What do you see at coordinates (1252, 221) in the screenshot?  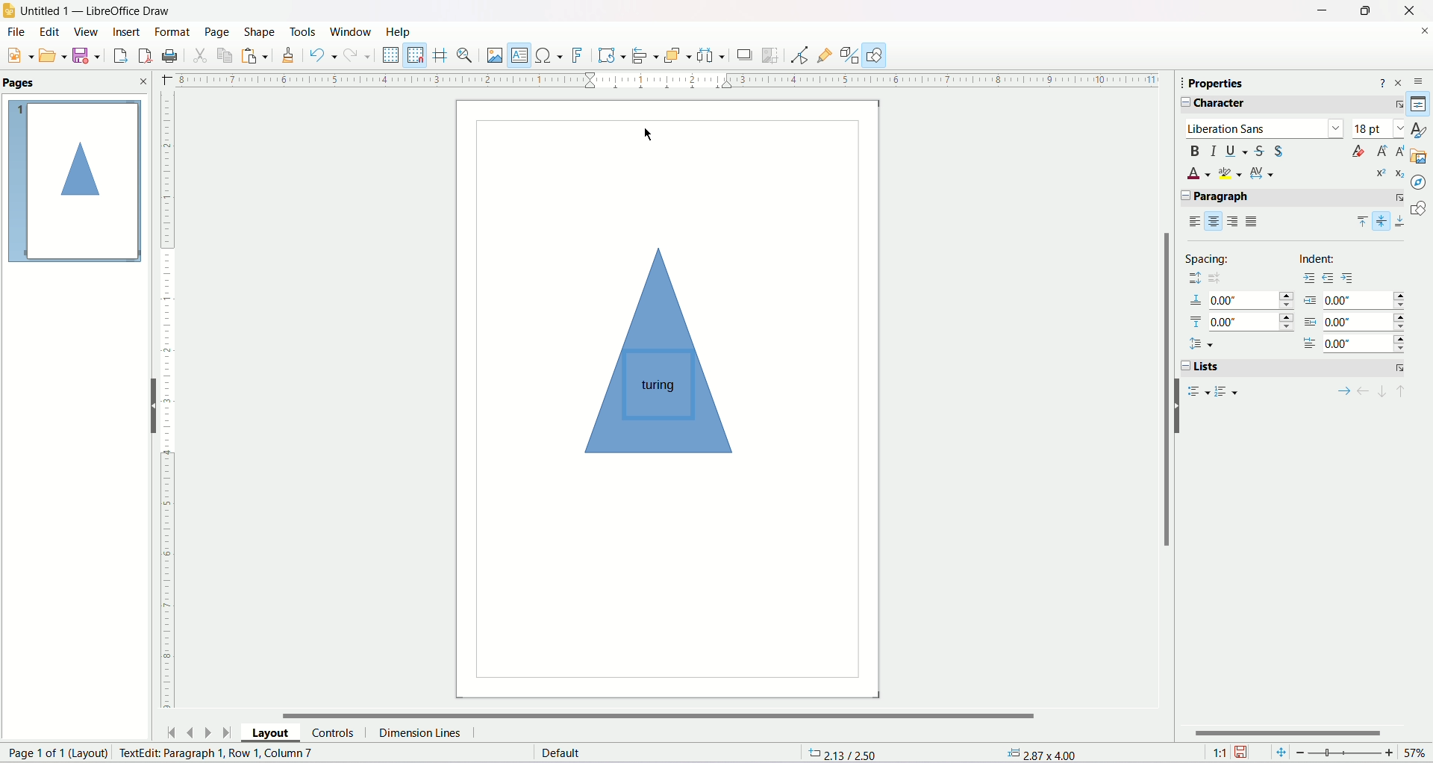 I see `justified` at bounding box center [1252, 221].